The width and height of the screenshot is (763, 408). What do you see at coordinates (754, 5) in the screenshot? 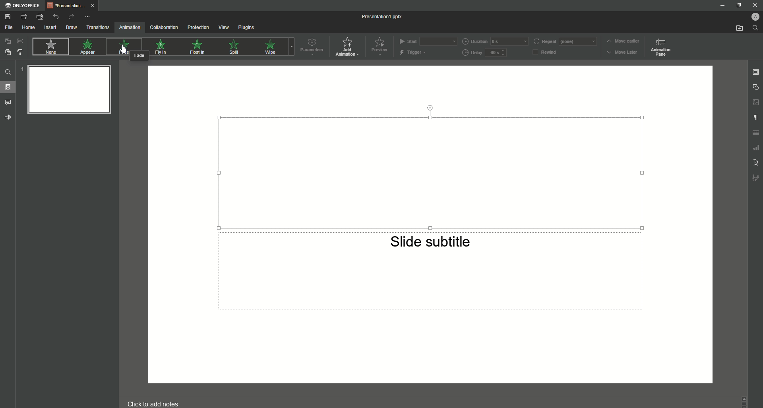
I see `Close` at bounding box center [754, 5].